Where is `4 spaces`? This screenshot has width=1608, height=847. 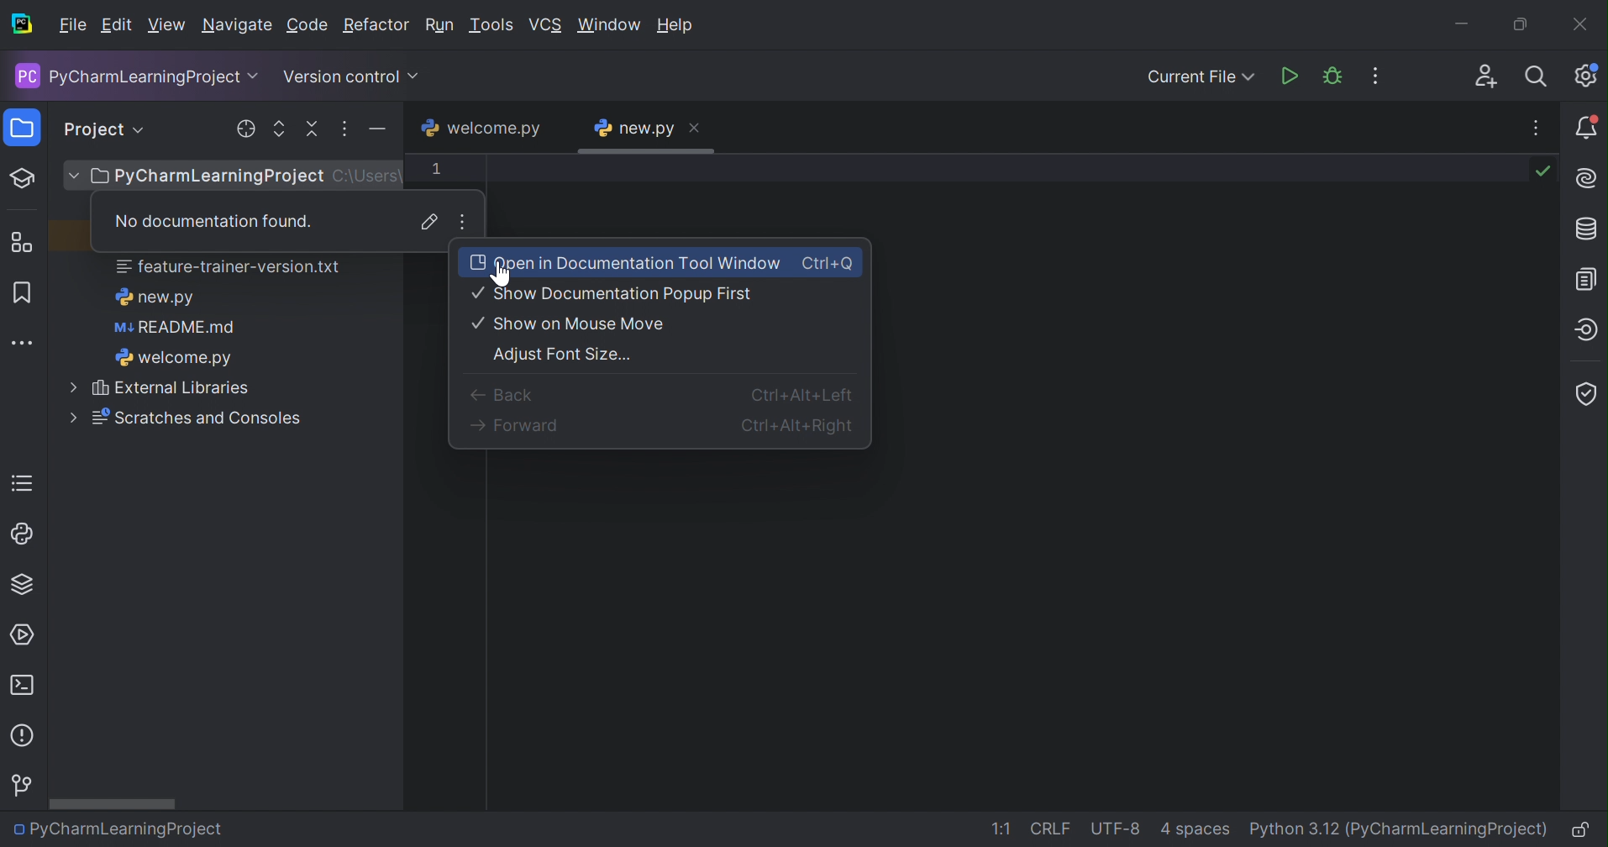 4 spaces is located at coordinates (1197, 832).